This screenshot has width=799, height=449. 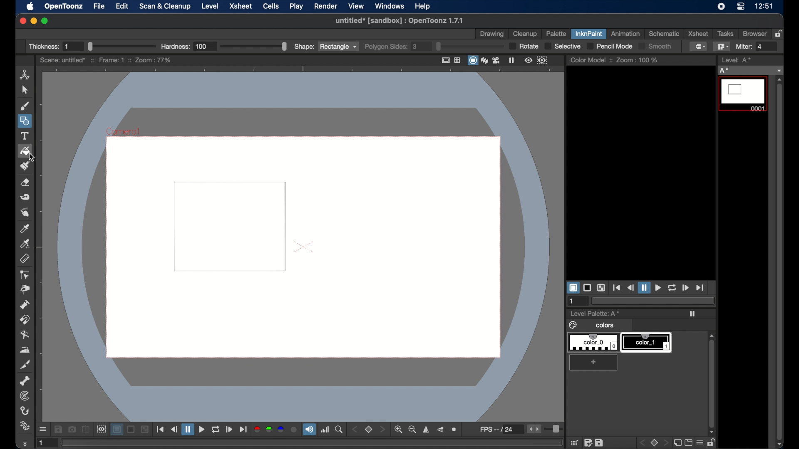 I want to click on view, so click(x=357, y=6).